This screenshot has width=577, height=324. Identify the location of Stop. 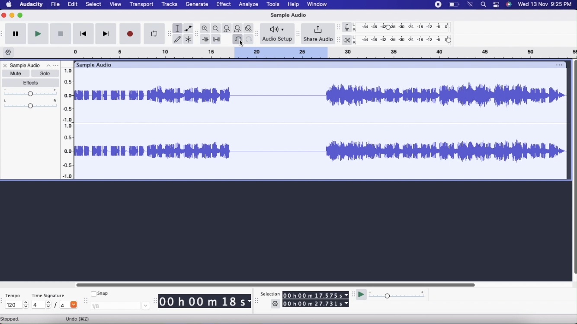
(61, 33).